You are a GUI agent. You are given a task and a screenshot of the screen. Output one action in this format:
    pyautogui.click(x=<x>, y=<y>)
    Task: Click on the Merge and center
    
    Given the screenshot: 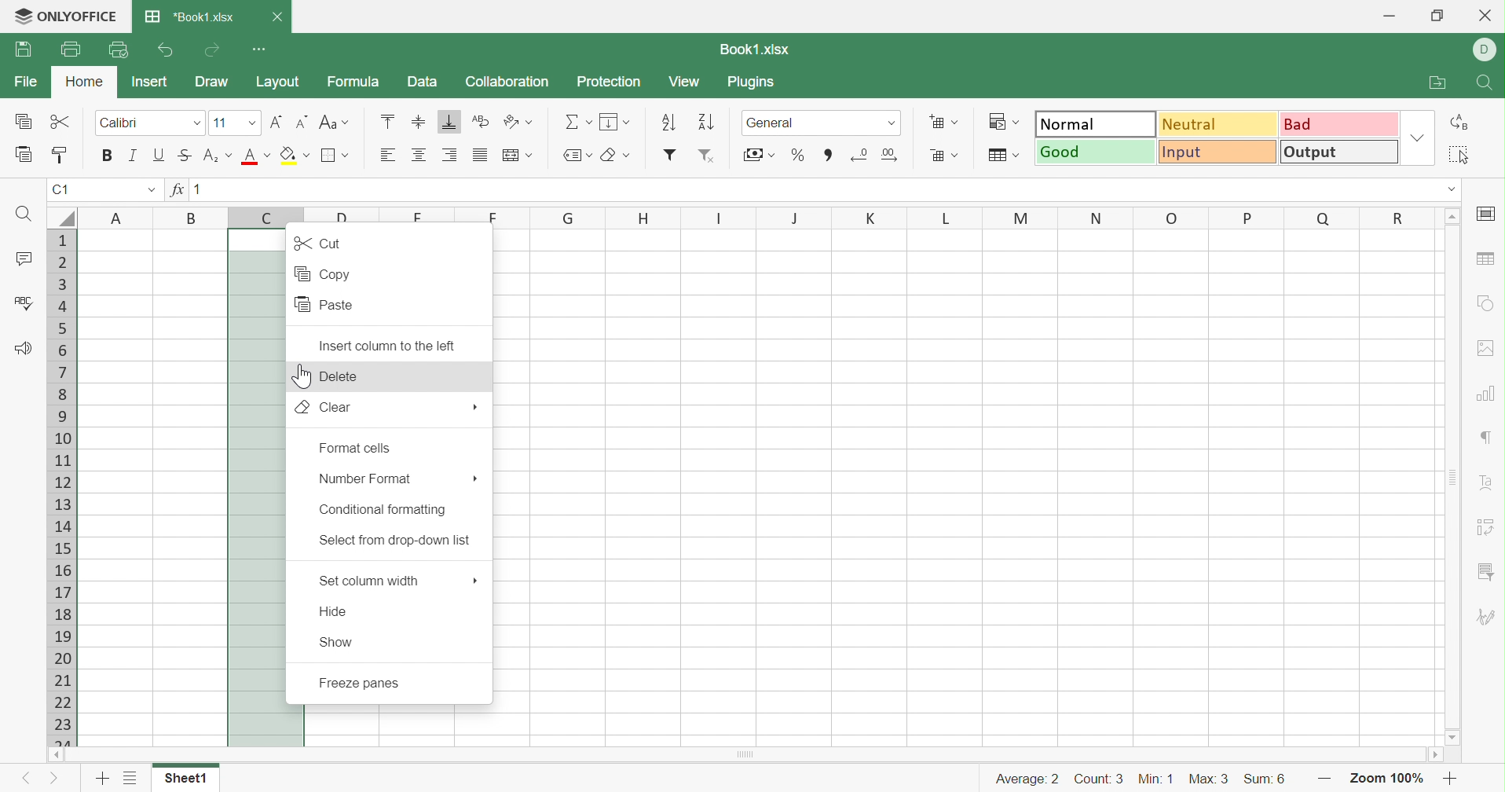 What is the action you would take?
    pyautogui.click(x=324, y=156)
    